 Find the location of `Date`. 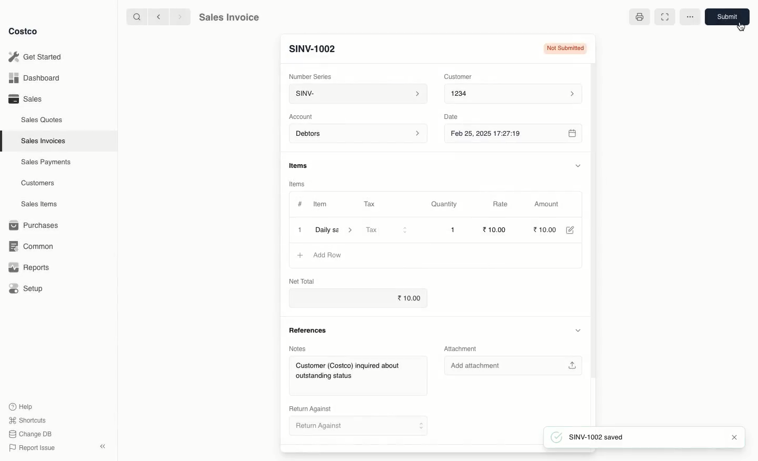

Date is located at coordinates (456, 118).